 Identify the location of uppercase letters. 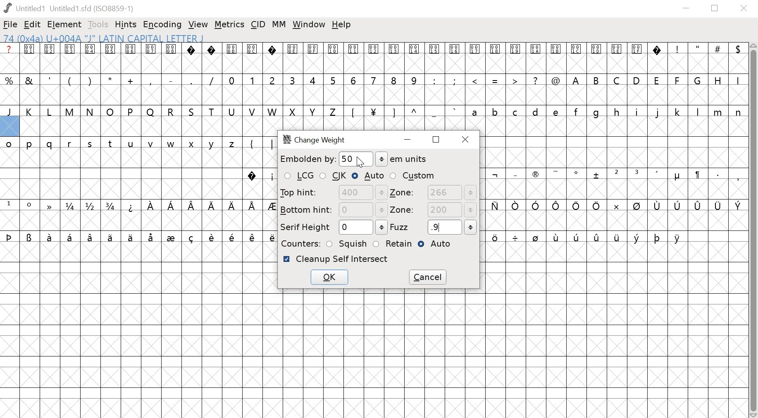
(656, 80).